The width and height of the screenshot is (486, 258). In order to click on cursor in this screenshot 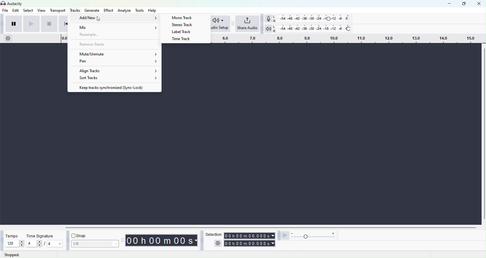, I will do `click(98, 20)`.